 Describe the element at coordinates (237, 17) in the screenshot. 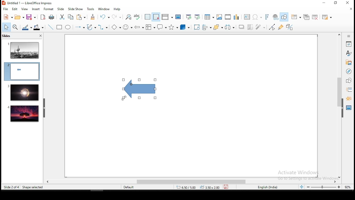

I see `charts` at that location.